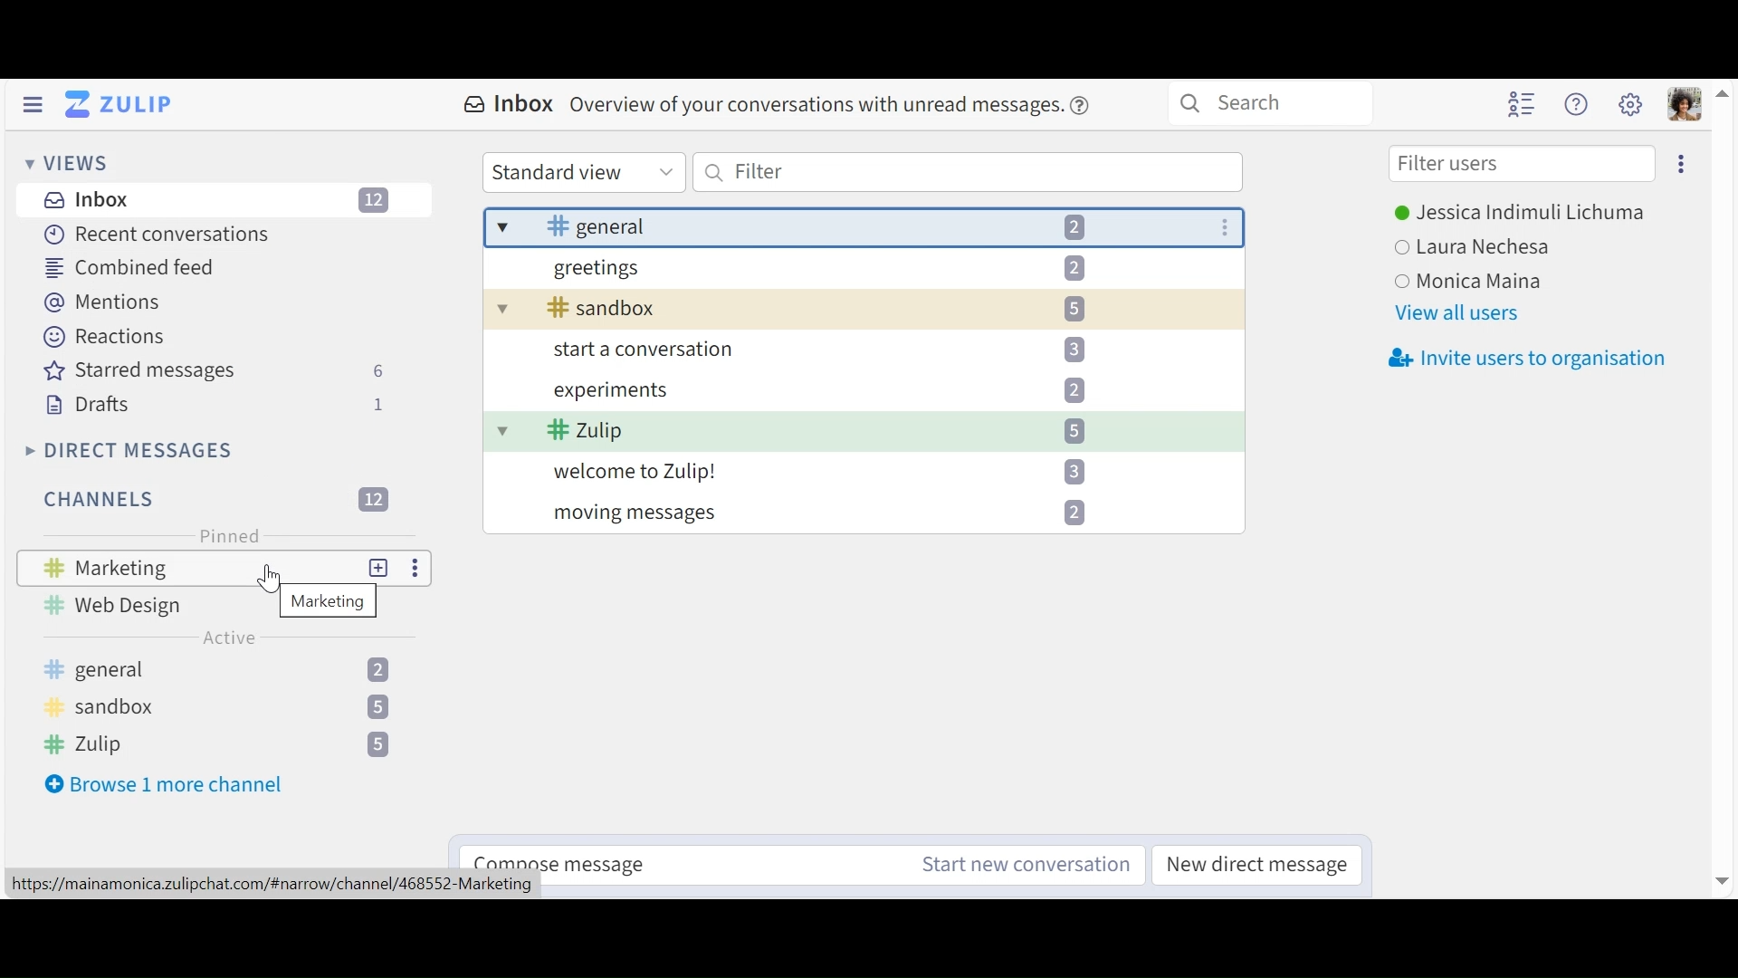 This screenshot has height=978, width=1738. Describe the element at coordinates (104, 335) in the screenshot. I see `Reaction` at that location.